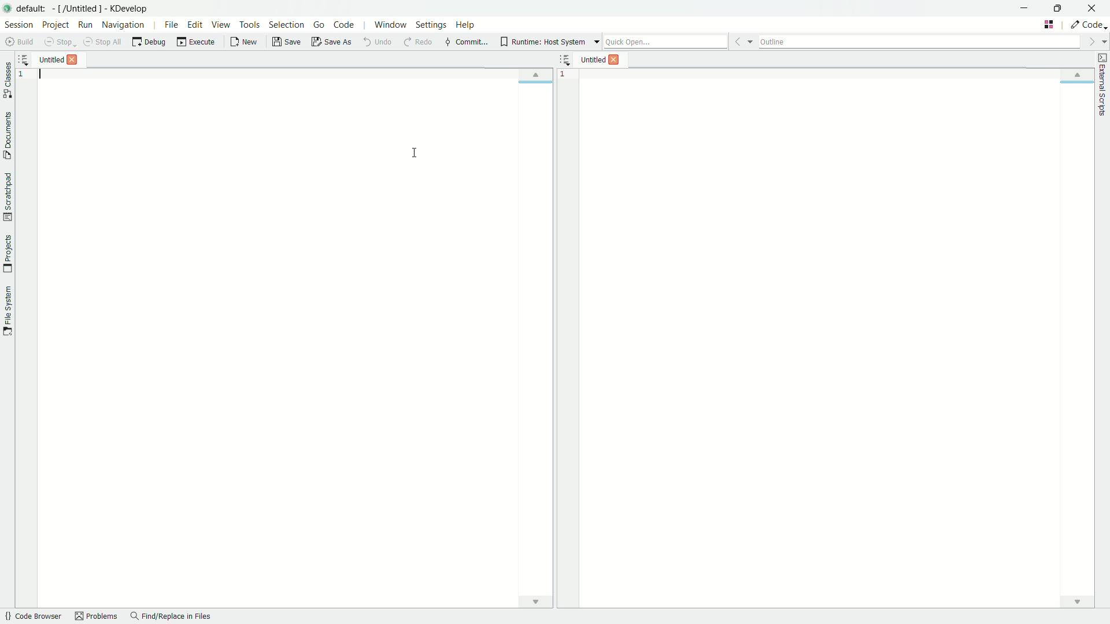 The width and height of the screenshot is (1110, 624). Describe the element at coordinates (331, 41) in the screenshot. I see `save as` at that location.